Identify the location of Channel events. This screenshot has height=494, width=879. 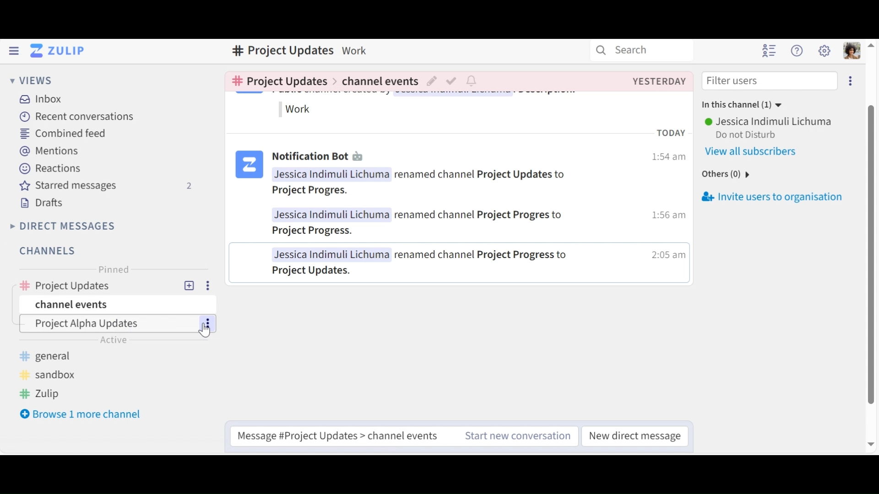
(378, 83).